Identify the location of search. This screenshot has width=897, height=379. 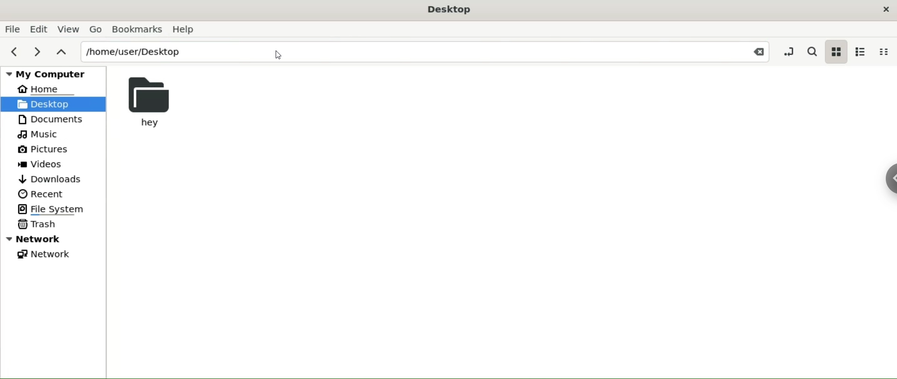
(812, 51).